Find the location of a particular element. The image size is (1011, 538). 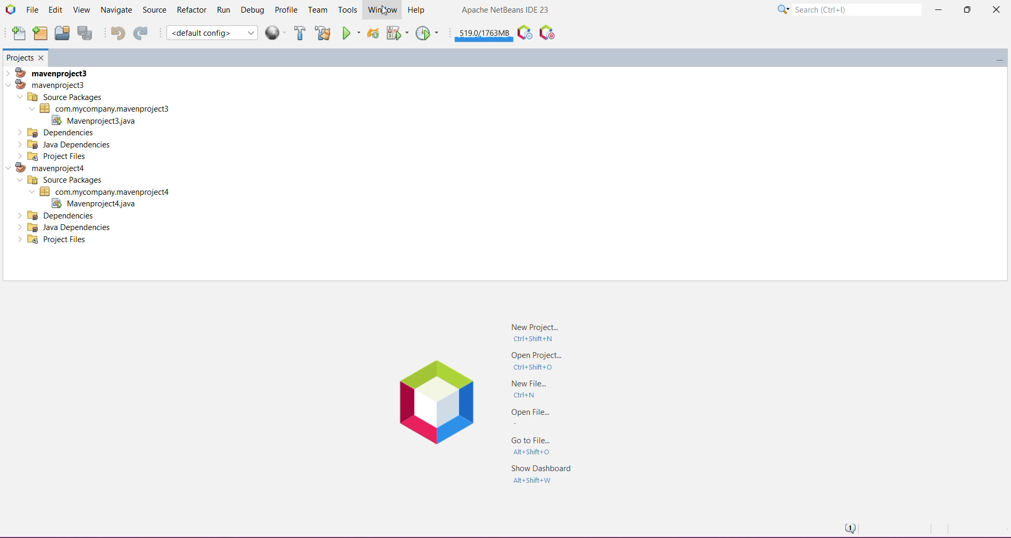

Mavenproject3.java is located at coordinates (100, 121).